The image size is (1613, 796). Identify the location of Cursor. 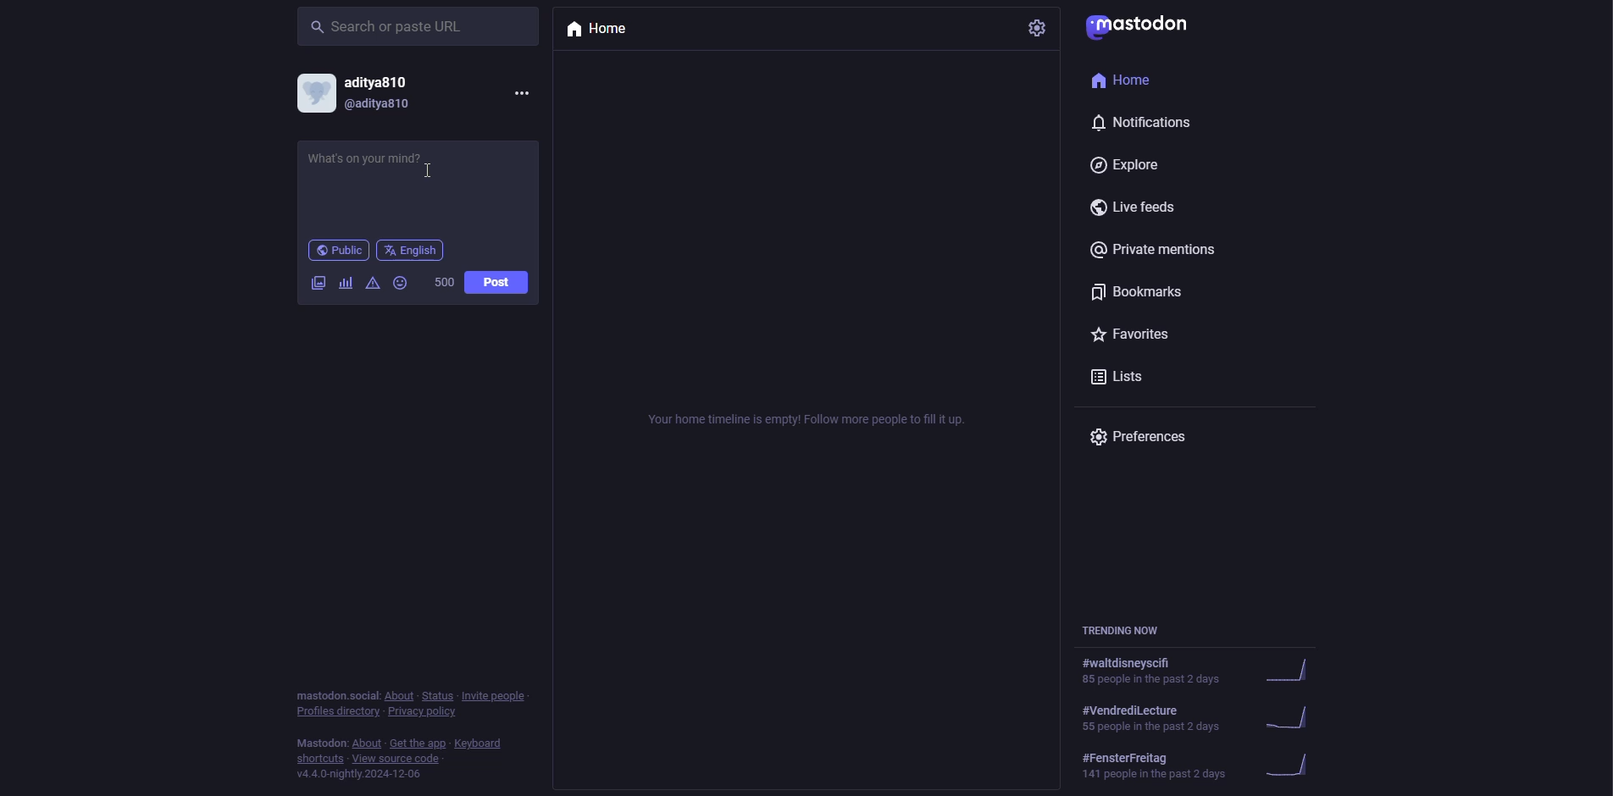
(429, 173).